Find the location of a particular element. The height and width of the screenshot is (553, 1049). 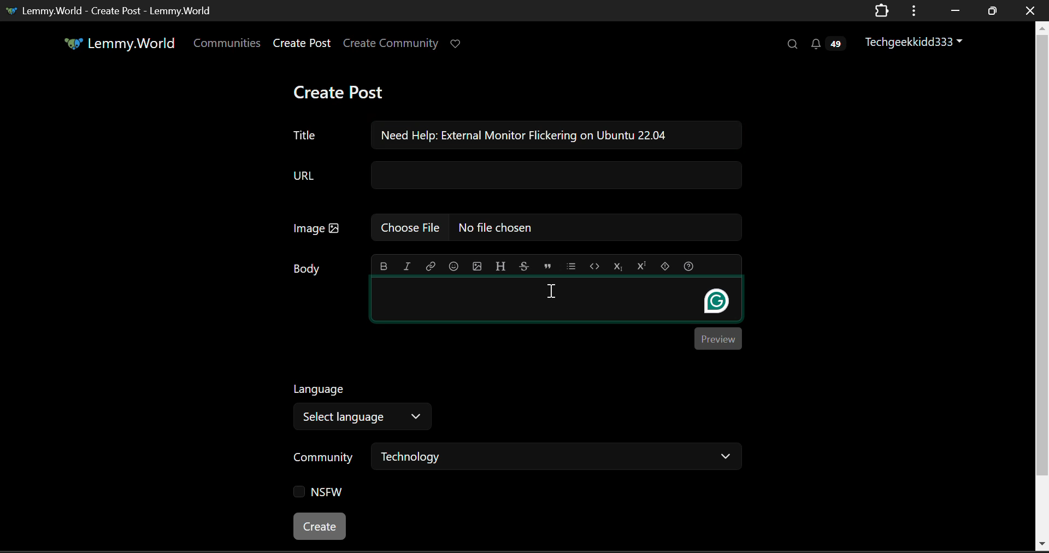

Insert Image Field is located at coordinates (510, 229).